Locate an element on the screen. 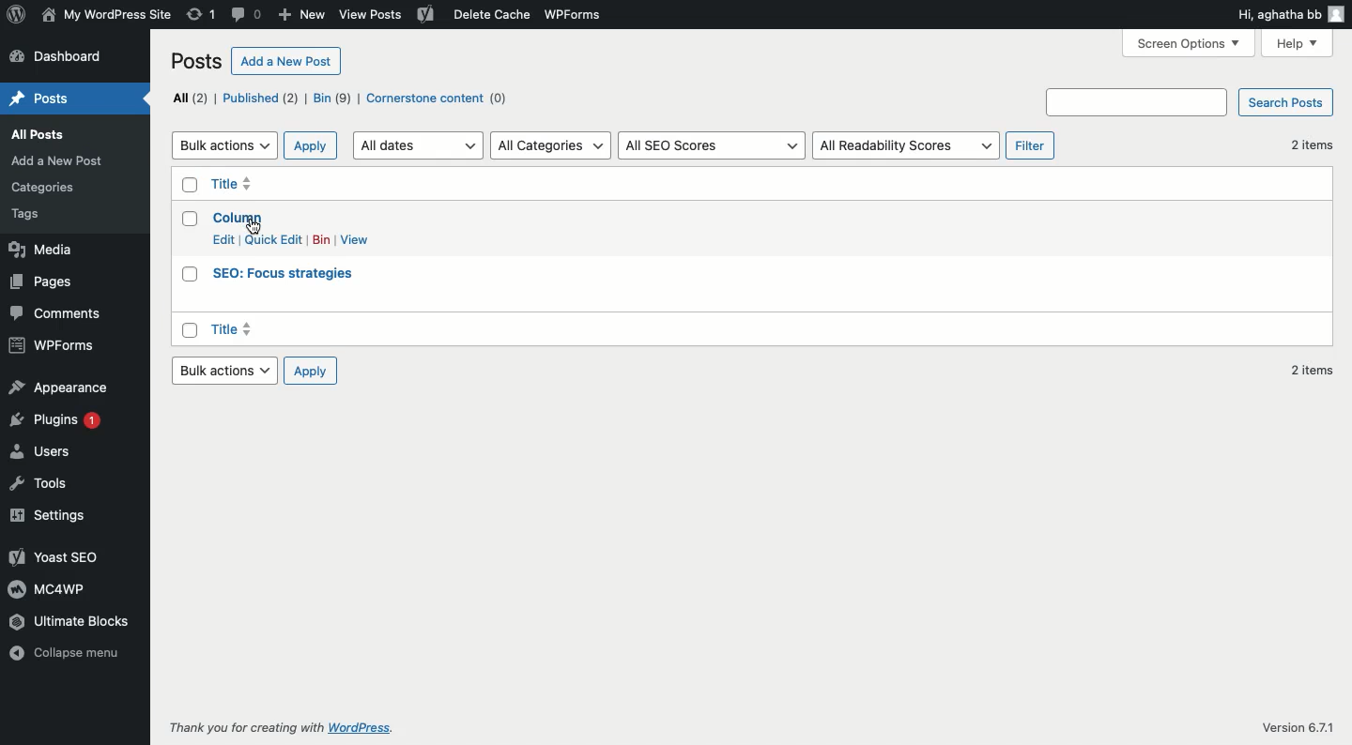 This screenshot has height=745, width=1352. New is located at coordinates (300, 15).